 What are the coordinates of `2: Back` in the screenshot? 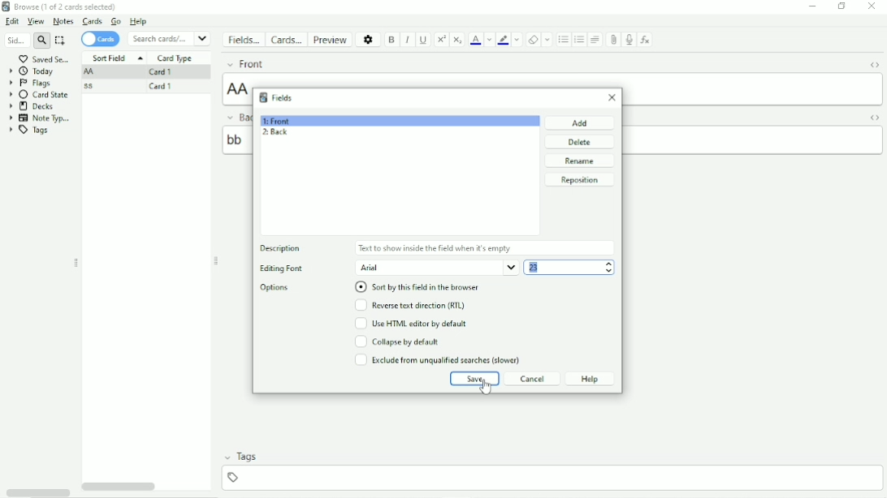 It's located at (275, 132).